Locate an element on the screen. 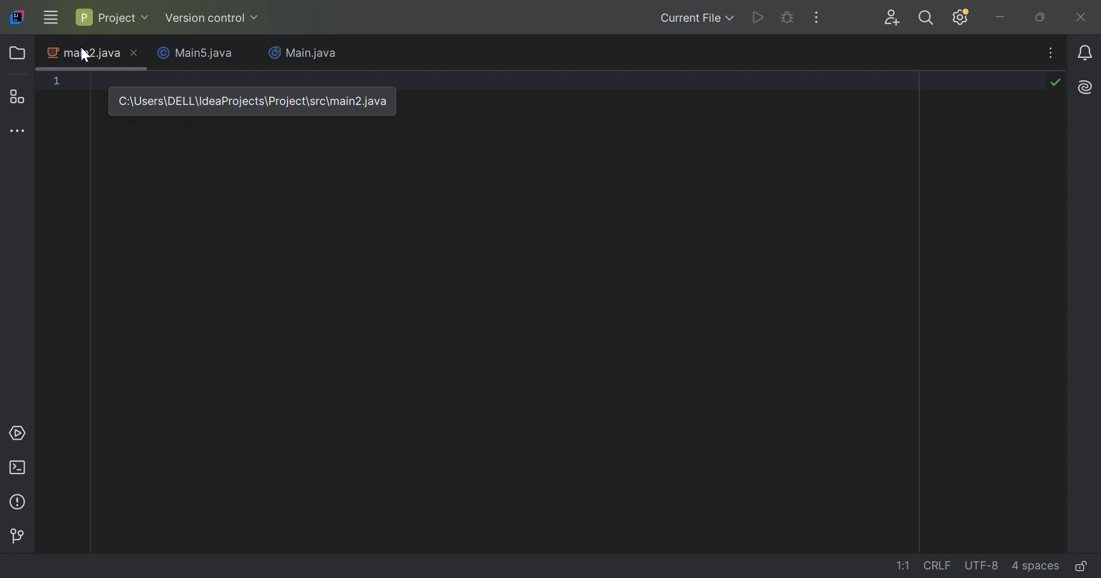 The image size is (1101, 578). Run is located at coordinates (759, 18).